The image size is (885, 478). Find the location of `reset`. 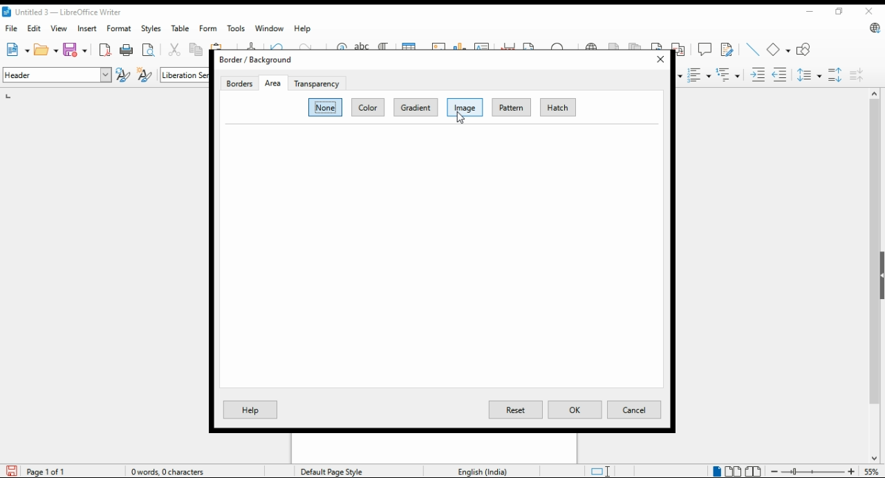

reset is located at coordinates (516, 409).